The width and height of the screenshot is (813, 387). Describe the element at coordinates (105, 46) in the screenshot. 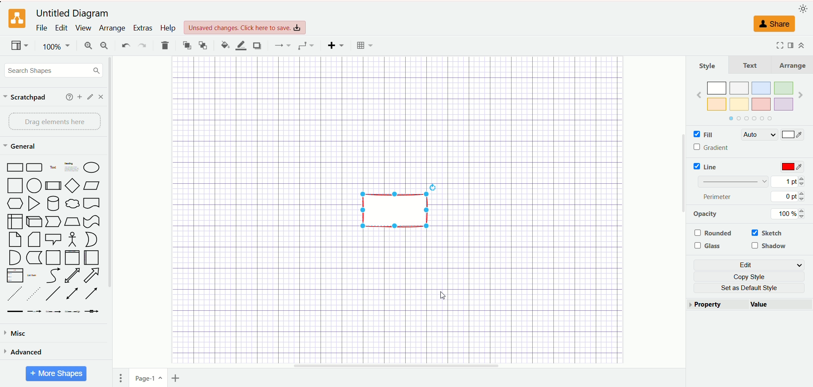

I see `zoom out` at that location.